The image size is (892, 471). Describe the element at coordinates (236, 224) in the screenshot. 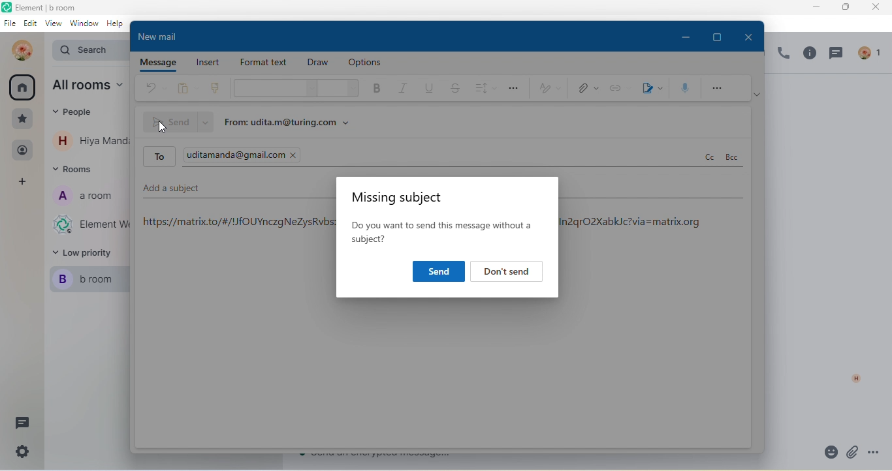

I see `https://matrix.to/#/!/fOUYnczgNeZysRvbs:matrix.org/$LqNJj5d 1 preoQx)VedLEsXJhnINwQoln2qrO2XabkJc?via=matrix.org` at that location.